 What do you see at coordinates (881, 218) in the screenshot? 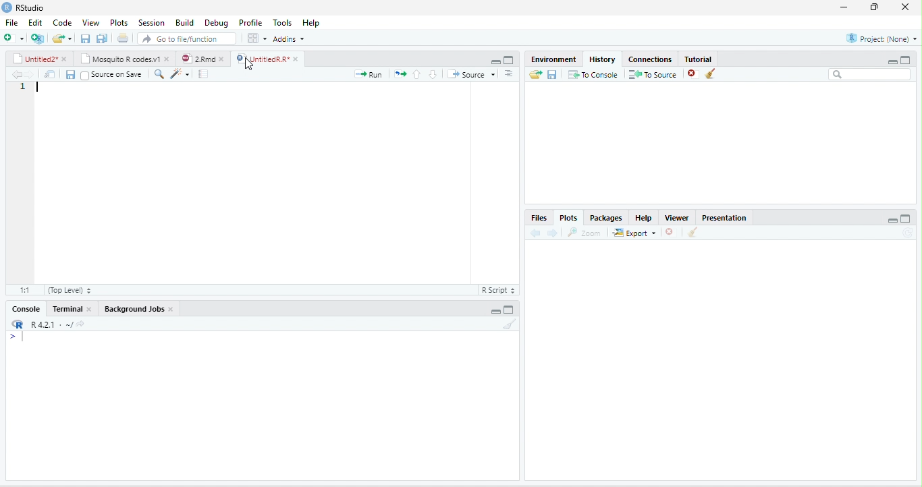
I see `` at bounding box center [881, 218].